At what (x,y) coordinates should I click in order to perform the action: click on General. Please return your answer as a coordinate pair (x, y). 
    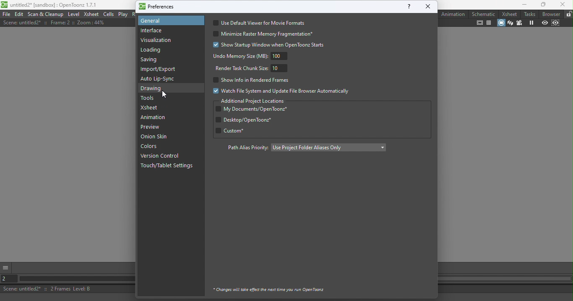
    Looking at the image, I should click on (169, 21).